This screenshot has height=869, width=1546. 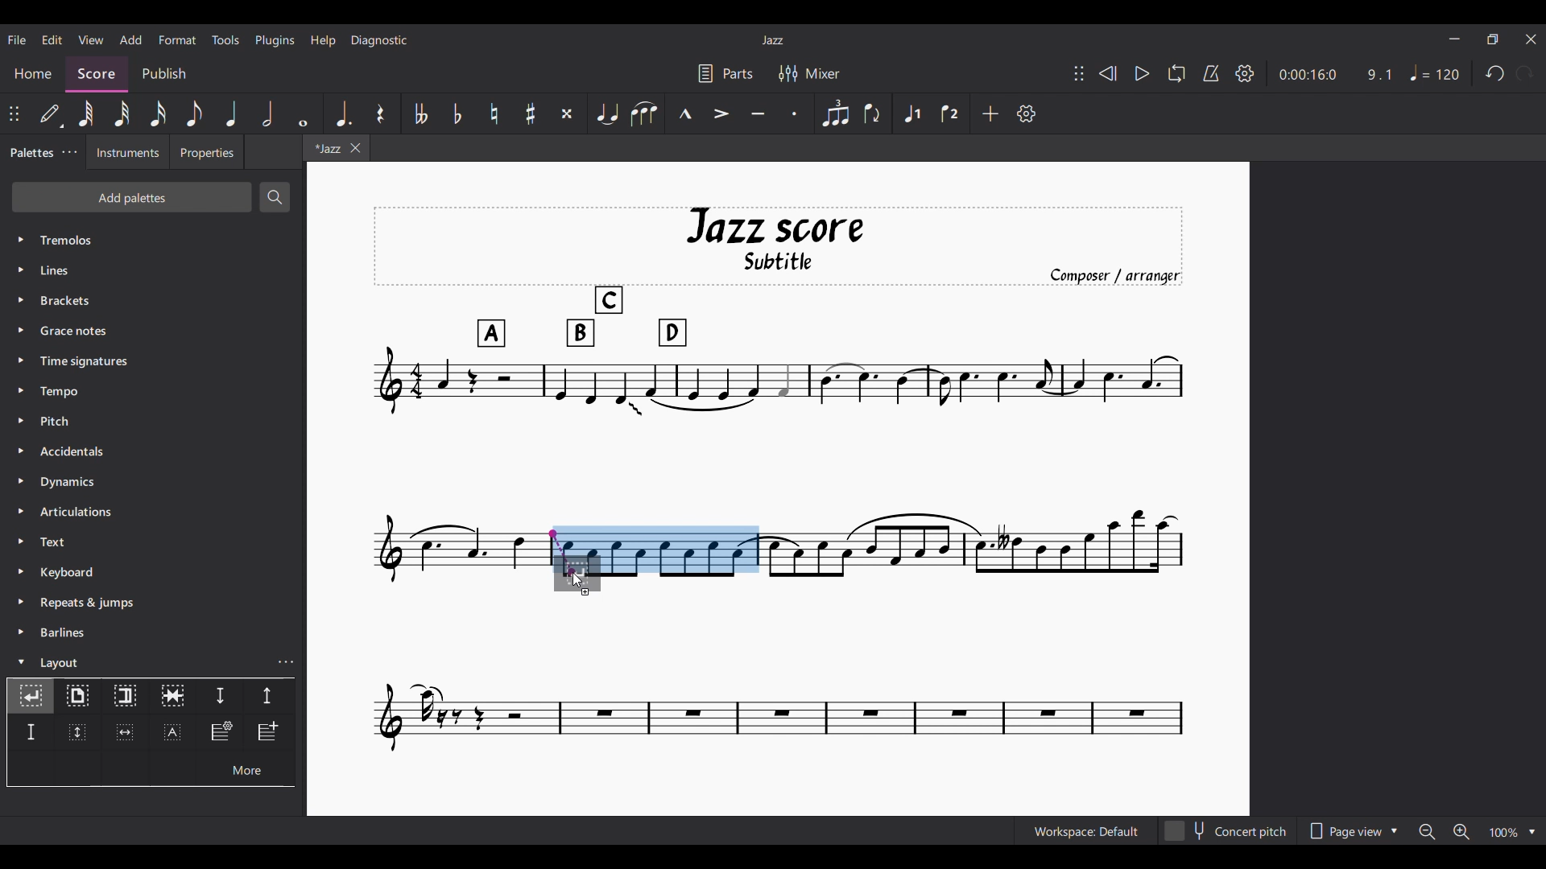 I want to click on Tie, so click(x=606, y=113).